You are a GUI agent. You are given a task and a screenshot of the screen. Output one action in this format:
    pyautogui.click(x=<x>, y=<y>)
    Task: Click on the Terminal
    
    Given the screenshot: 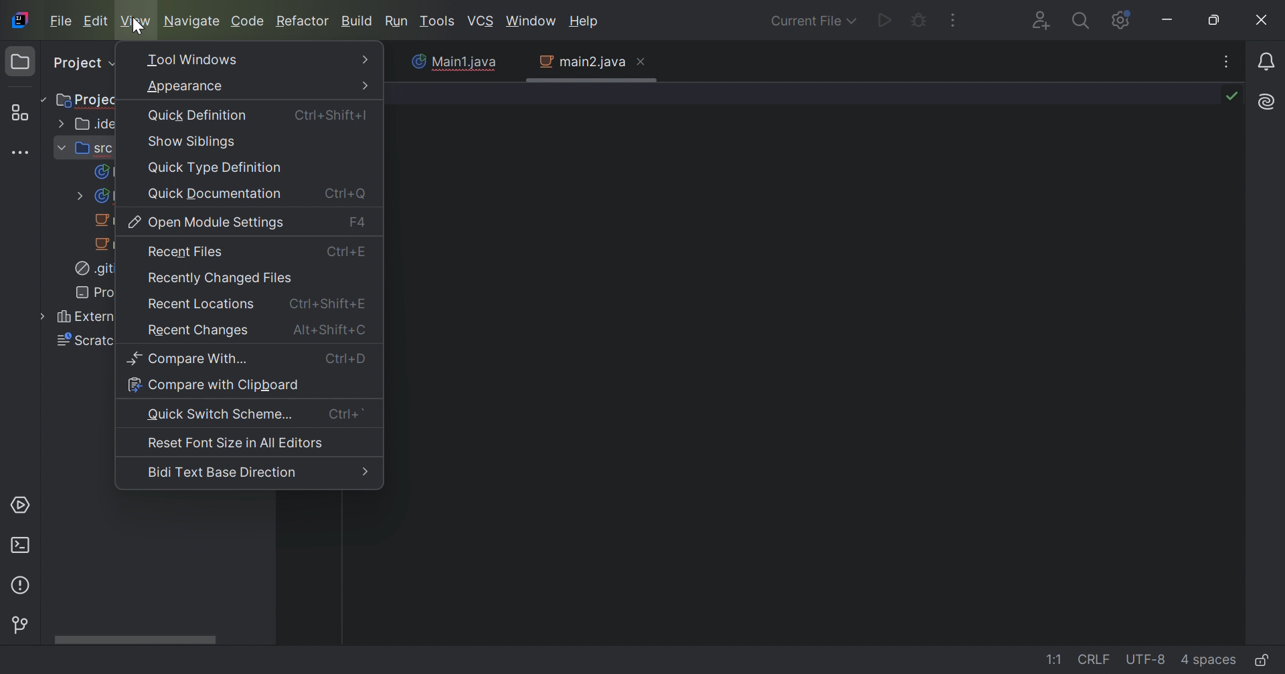 What is the action you would take?
    pyautogui.click(x=22, y=546)
    